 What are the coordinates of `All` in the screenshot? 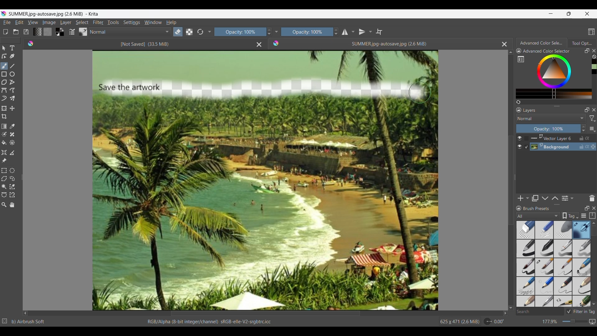 It's located at (538, 216).